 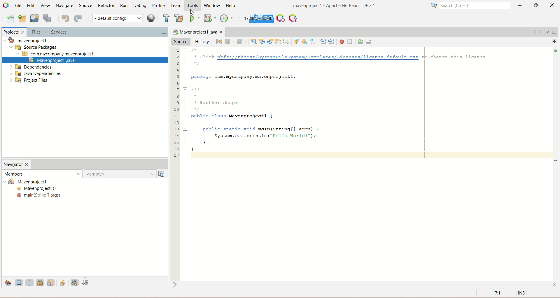 What do you see at coordinates (228, 104) in the screenshot?
I see `od+ Gauthor deepm*/ public class Mavenproject {` at bounding box center [228, 104].